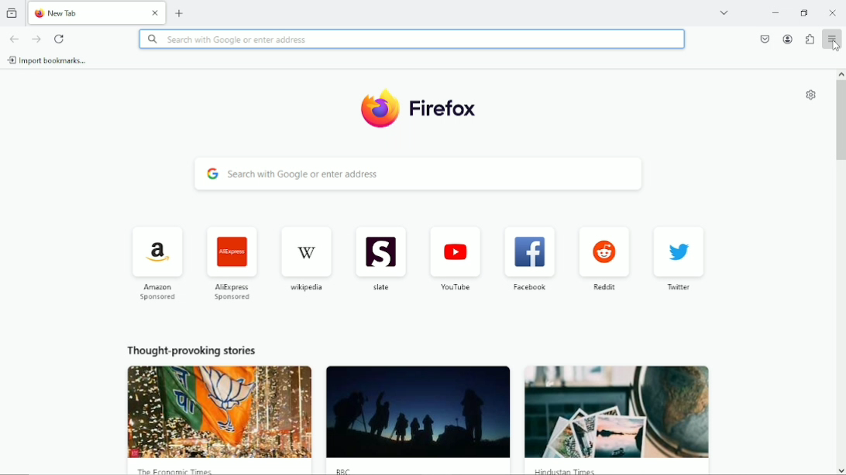  I want to click on Cursor, so click(835, 46).